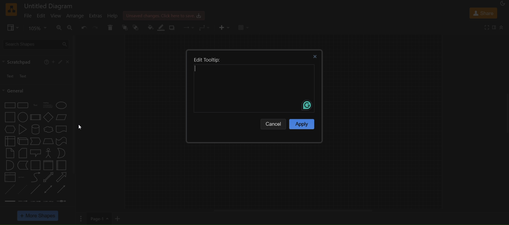 Image resolution: width=509 pixels, height=225 pixels. Describe the element at coordinates (96, 16) in the screenshot. I see `extras` at that location.